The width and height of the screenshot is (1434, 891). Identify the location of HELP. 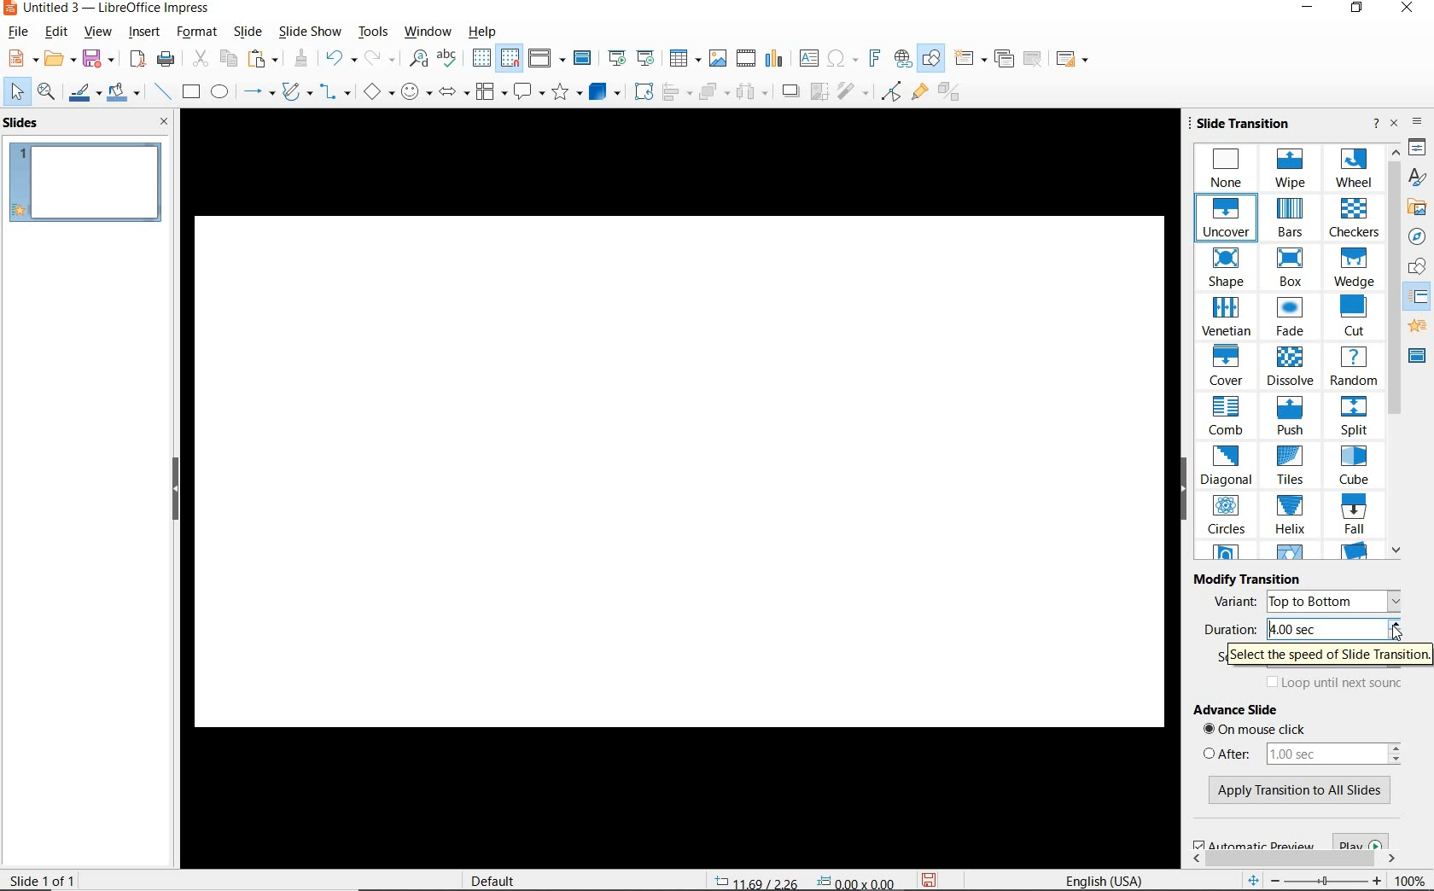
(482, 32).